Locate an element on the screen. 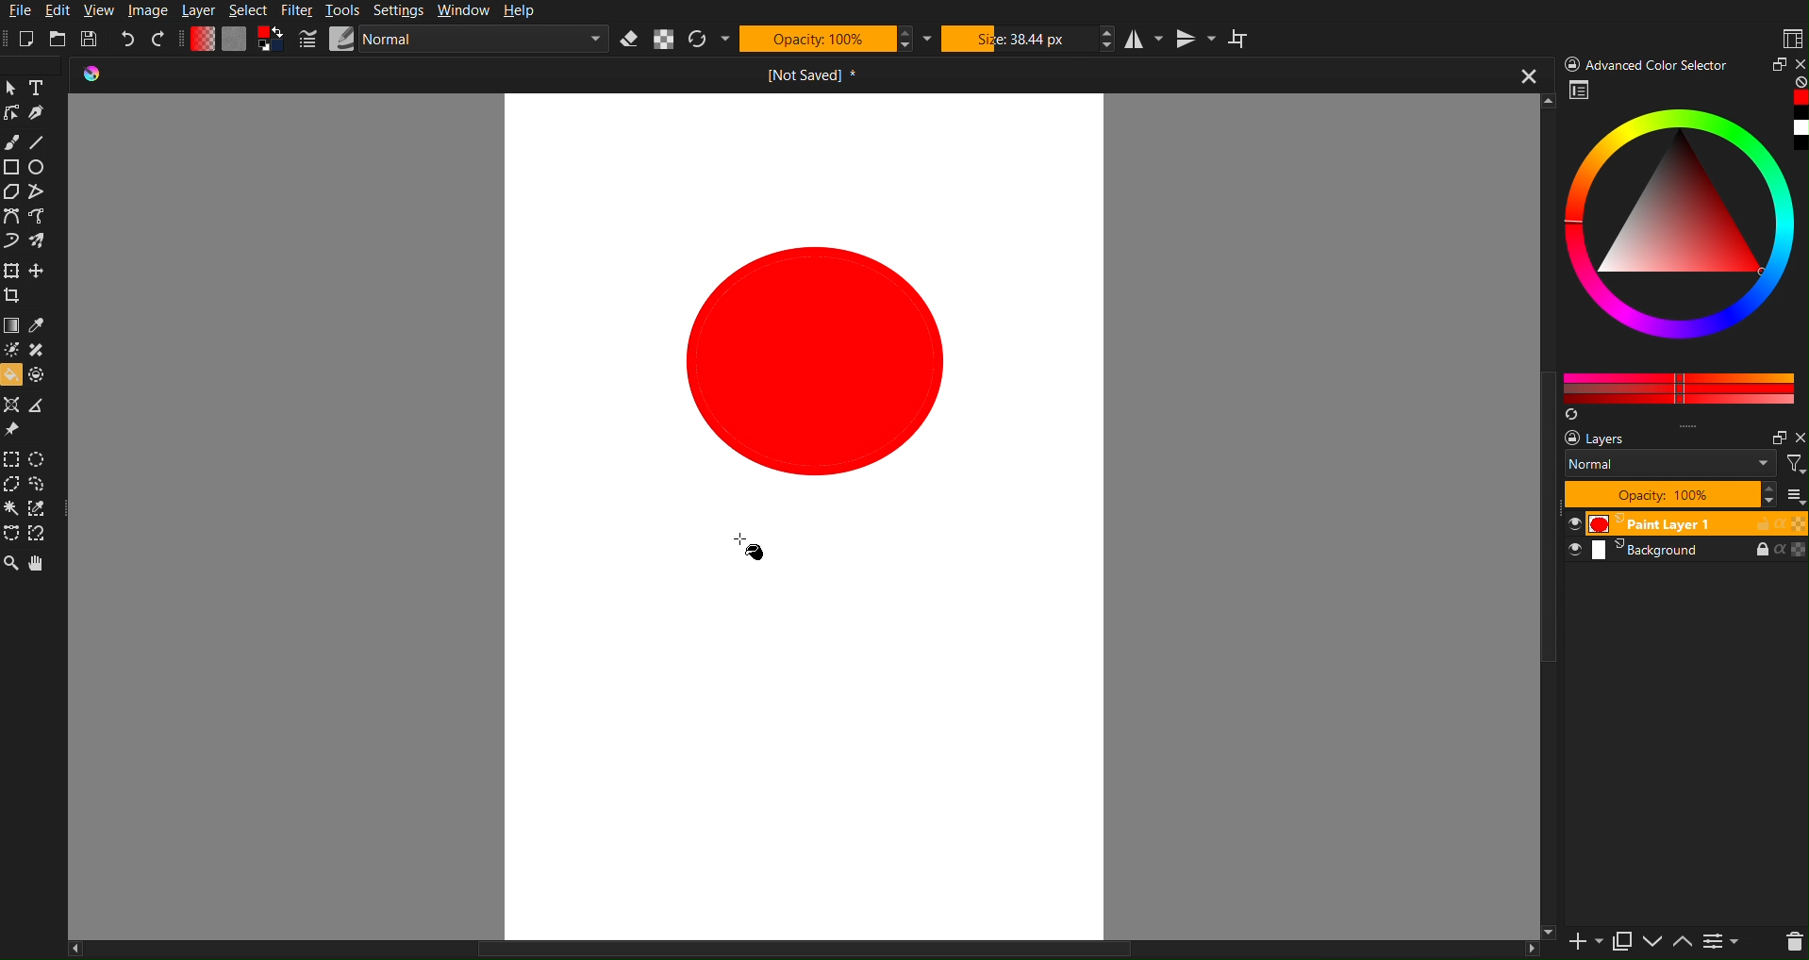 This screenshot has height=960, width=1809. Crop is located at coordinates (12, 297).